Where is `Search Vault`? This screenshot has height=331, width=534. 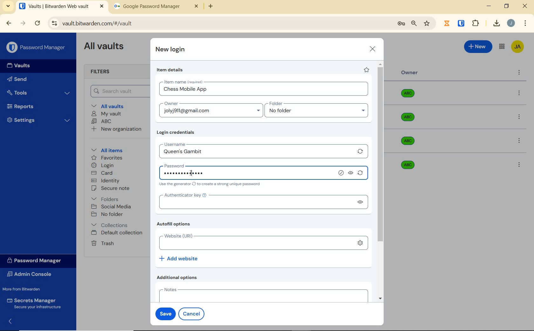 Search Vault is located at coordinates (118, 91).